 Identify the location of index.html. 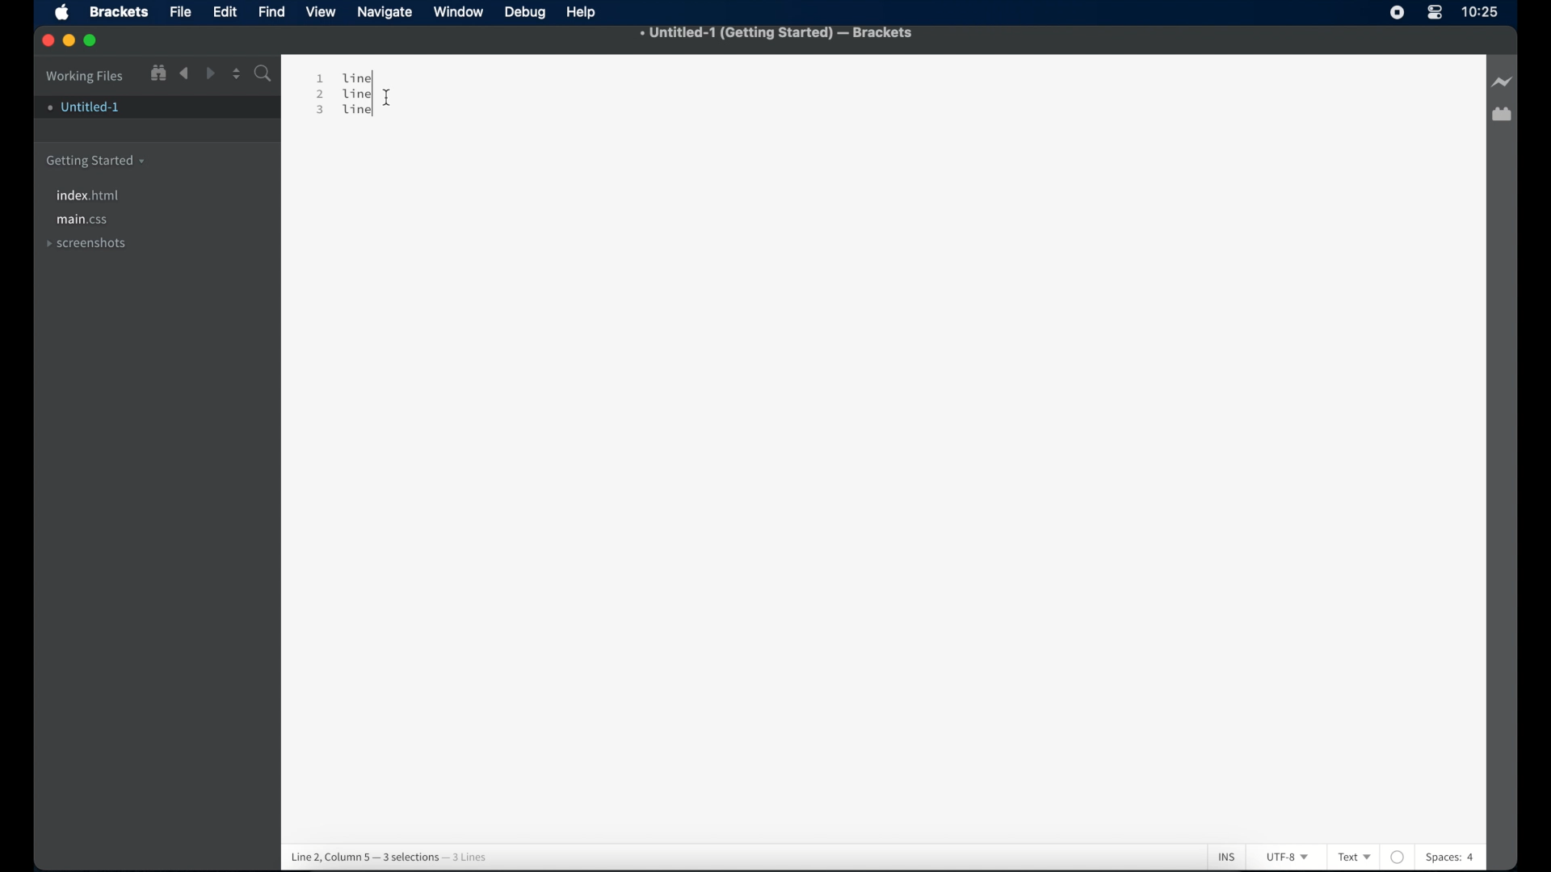
(90, 195).